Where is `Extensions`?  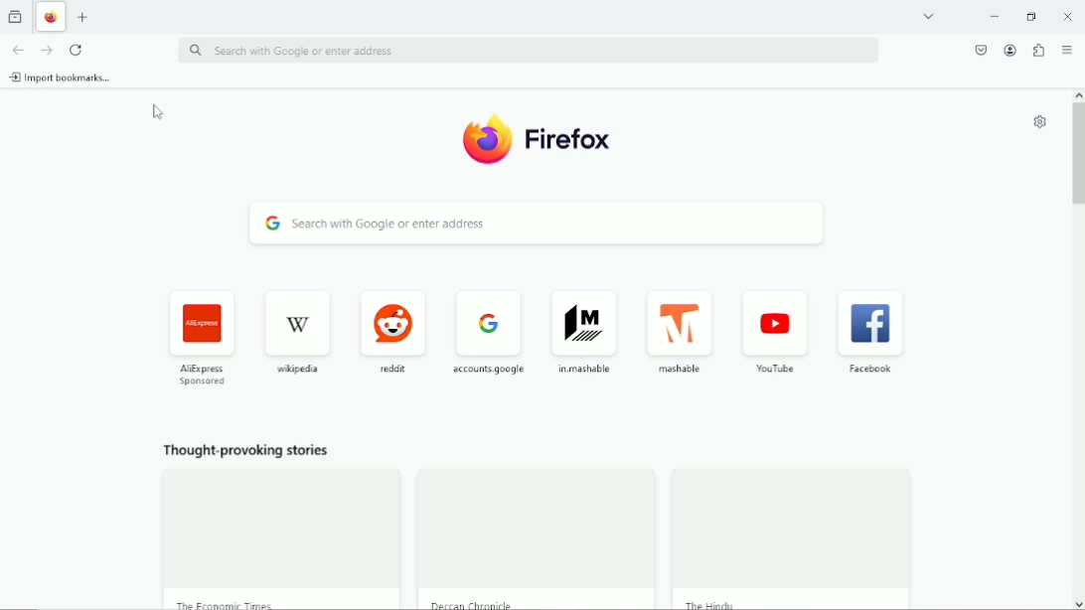
Extensions is located at coordinates (1038, 52).